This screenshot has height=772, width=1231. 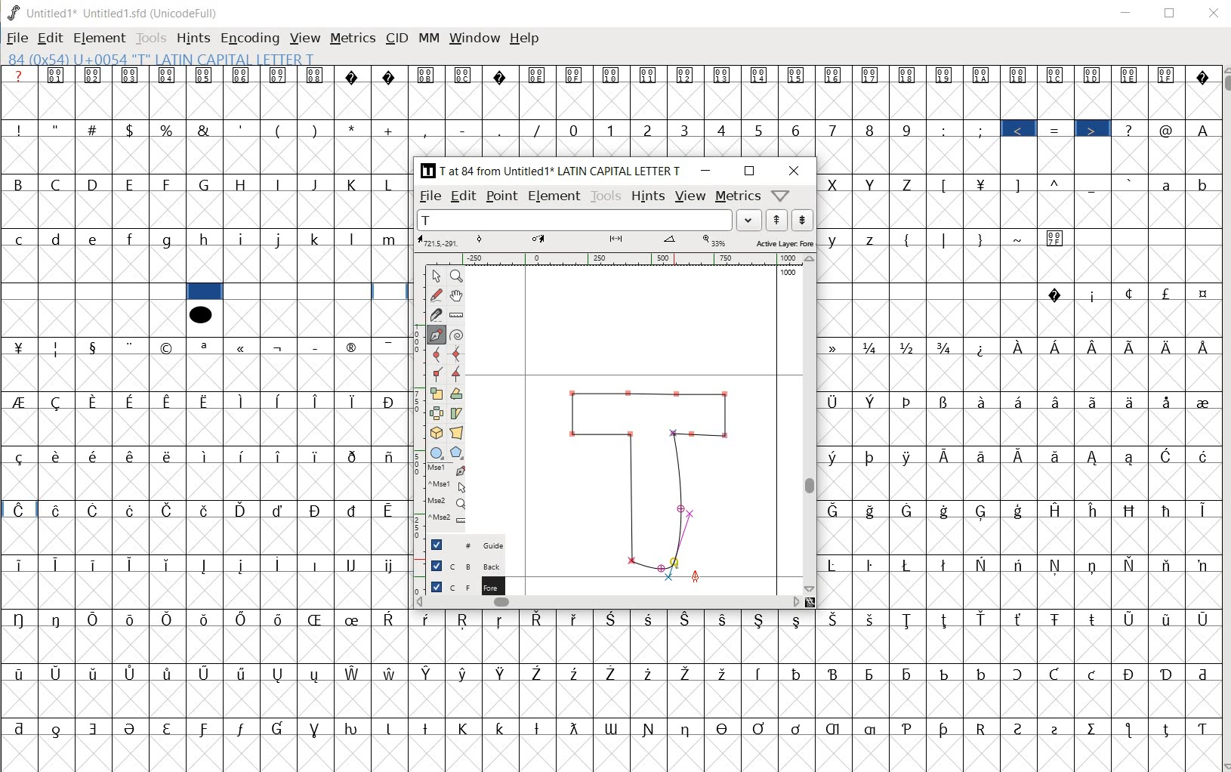 What do you see at coordinates (96, 185) in the screenshot?
I see `D` at bounding box center [96, 185].